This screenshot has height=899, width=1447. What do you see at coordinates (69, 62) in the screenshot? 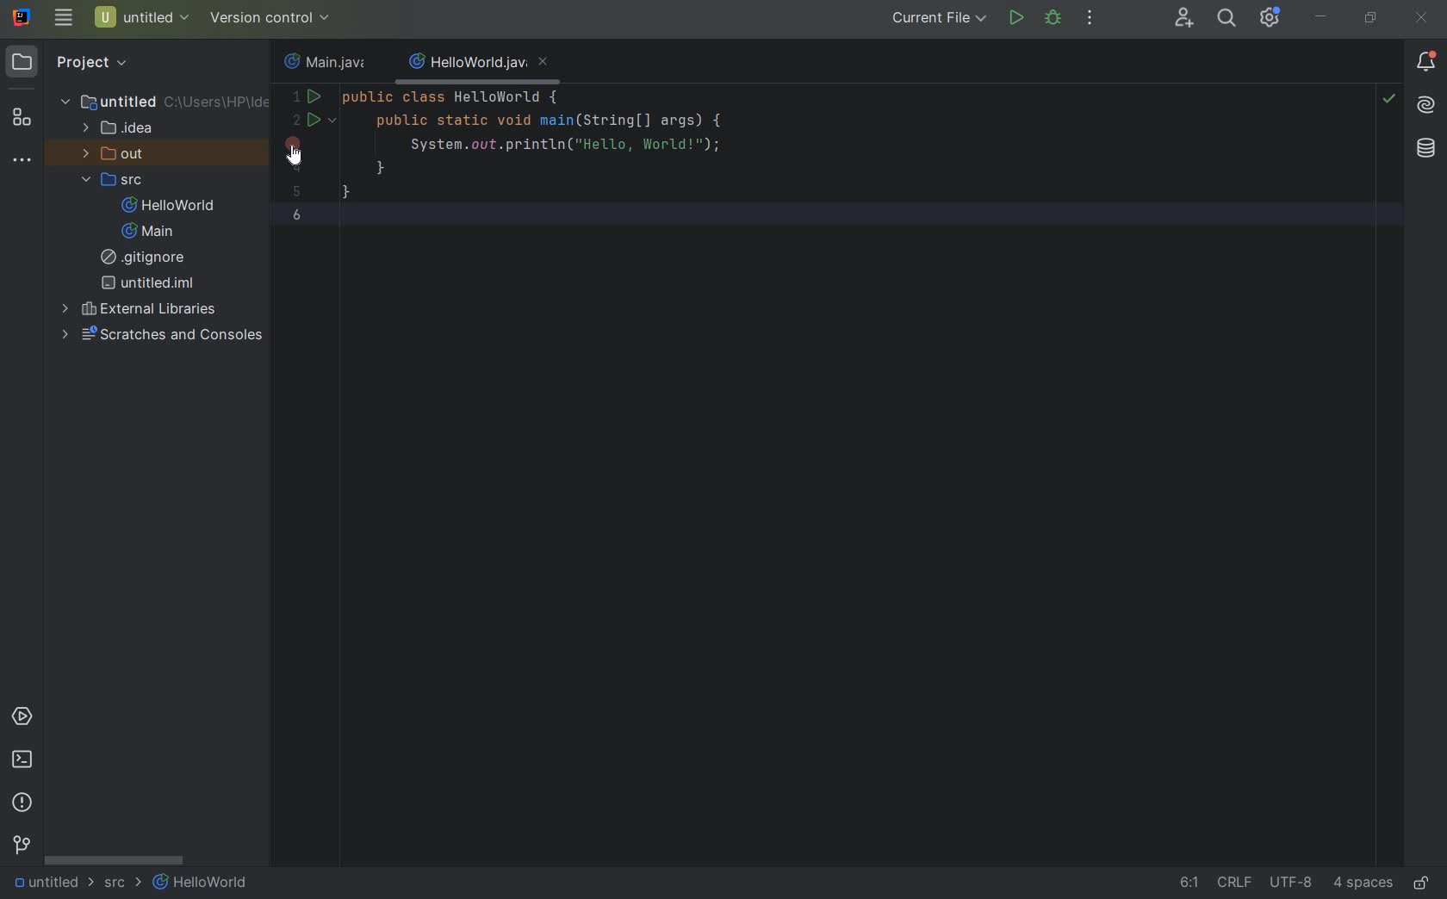
I see `project` at bounding box center [69, 62].